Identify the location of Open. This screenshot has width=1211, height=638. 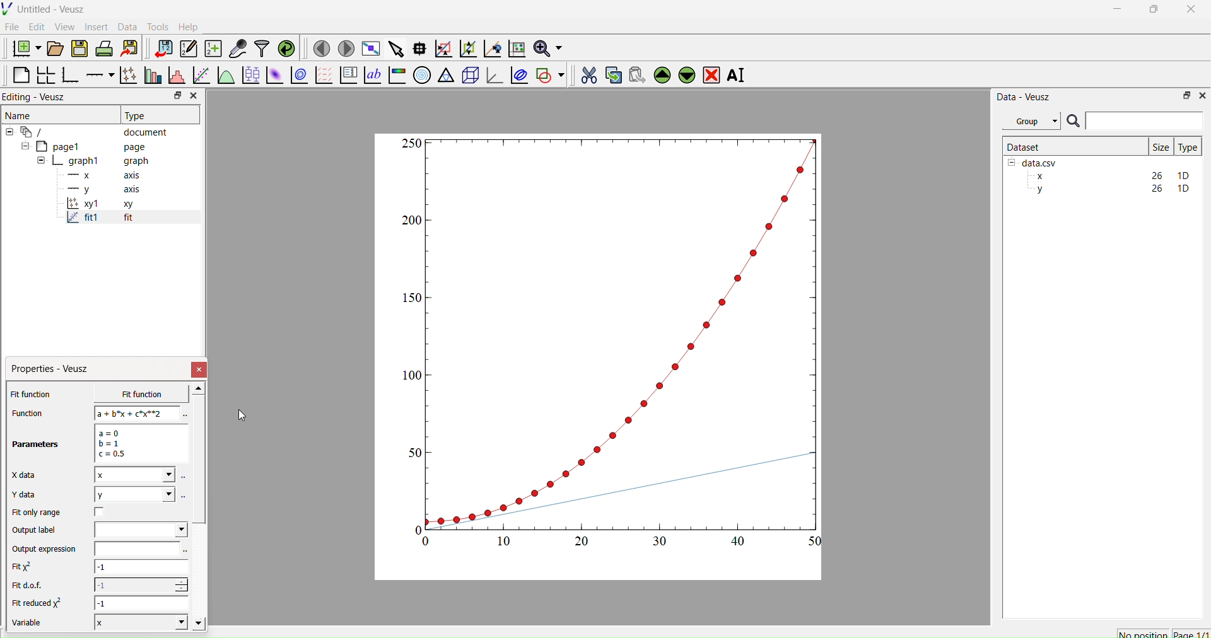
(53, 49).